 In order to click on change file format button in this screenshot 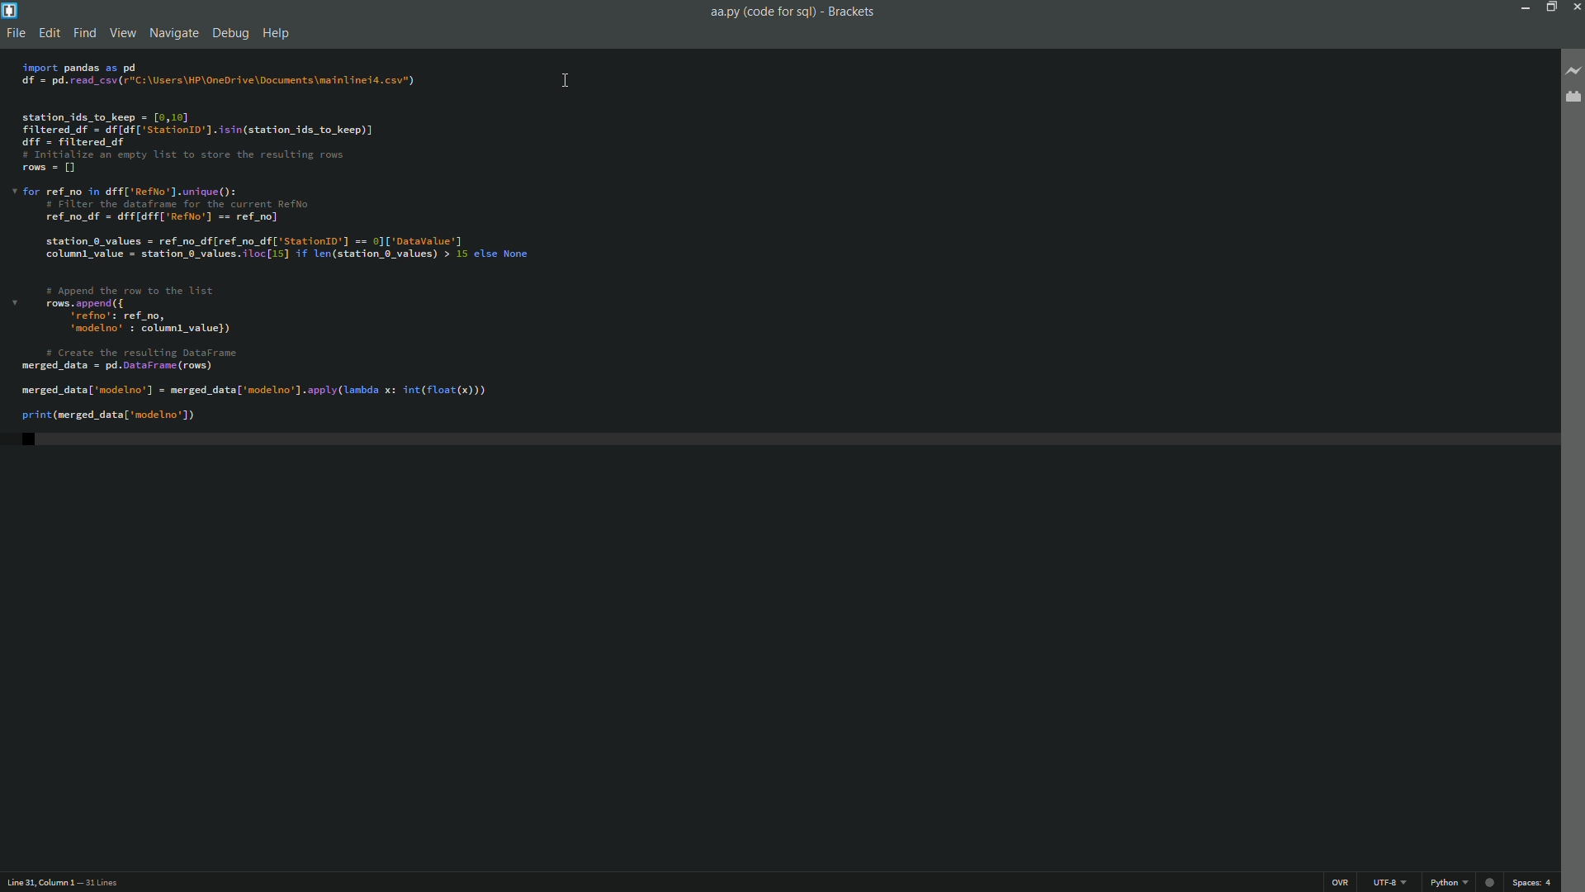, I will do `click(1450, 883)`.